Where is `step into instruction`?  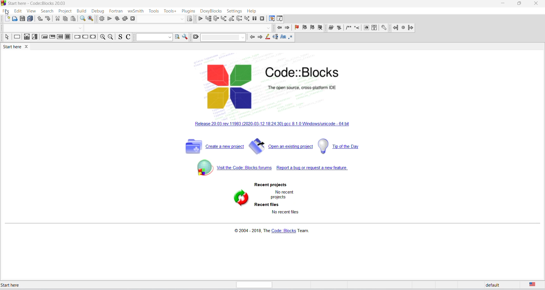
step into instruction is located at coordinates (247, 19).